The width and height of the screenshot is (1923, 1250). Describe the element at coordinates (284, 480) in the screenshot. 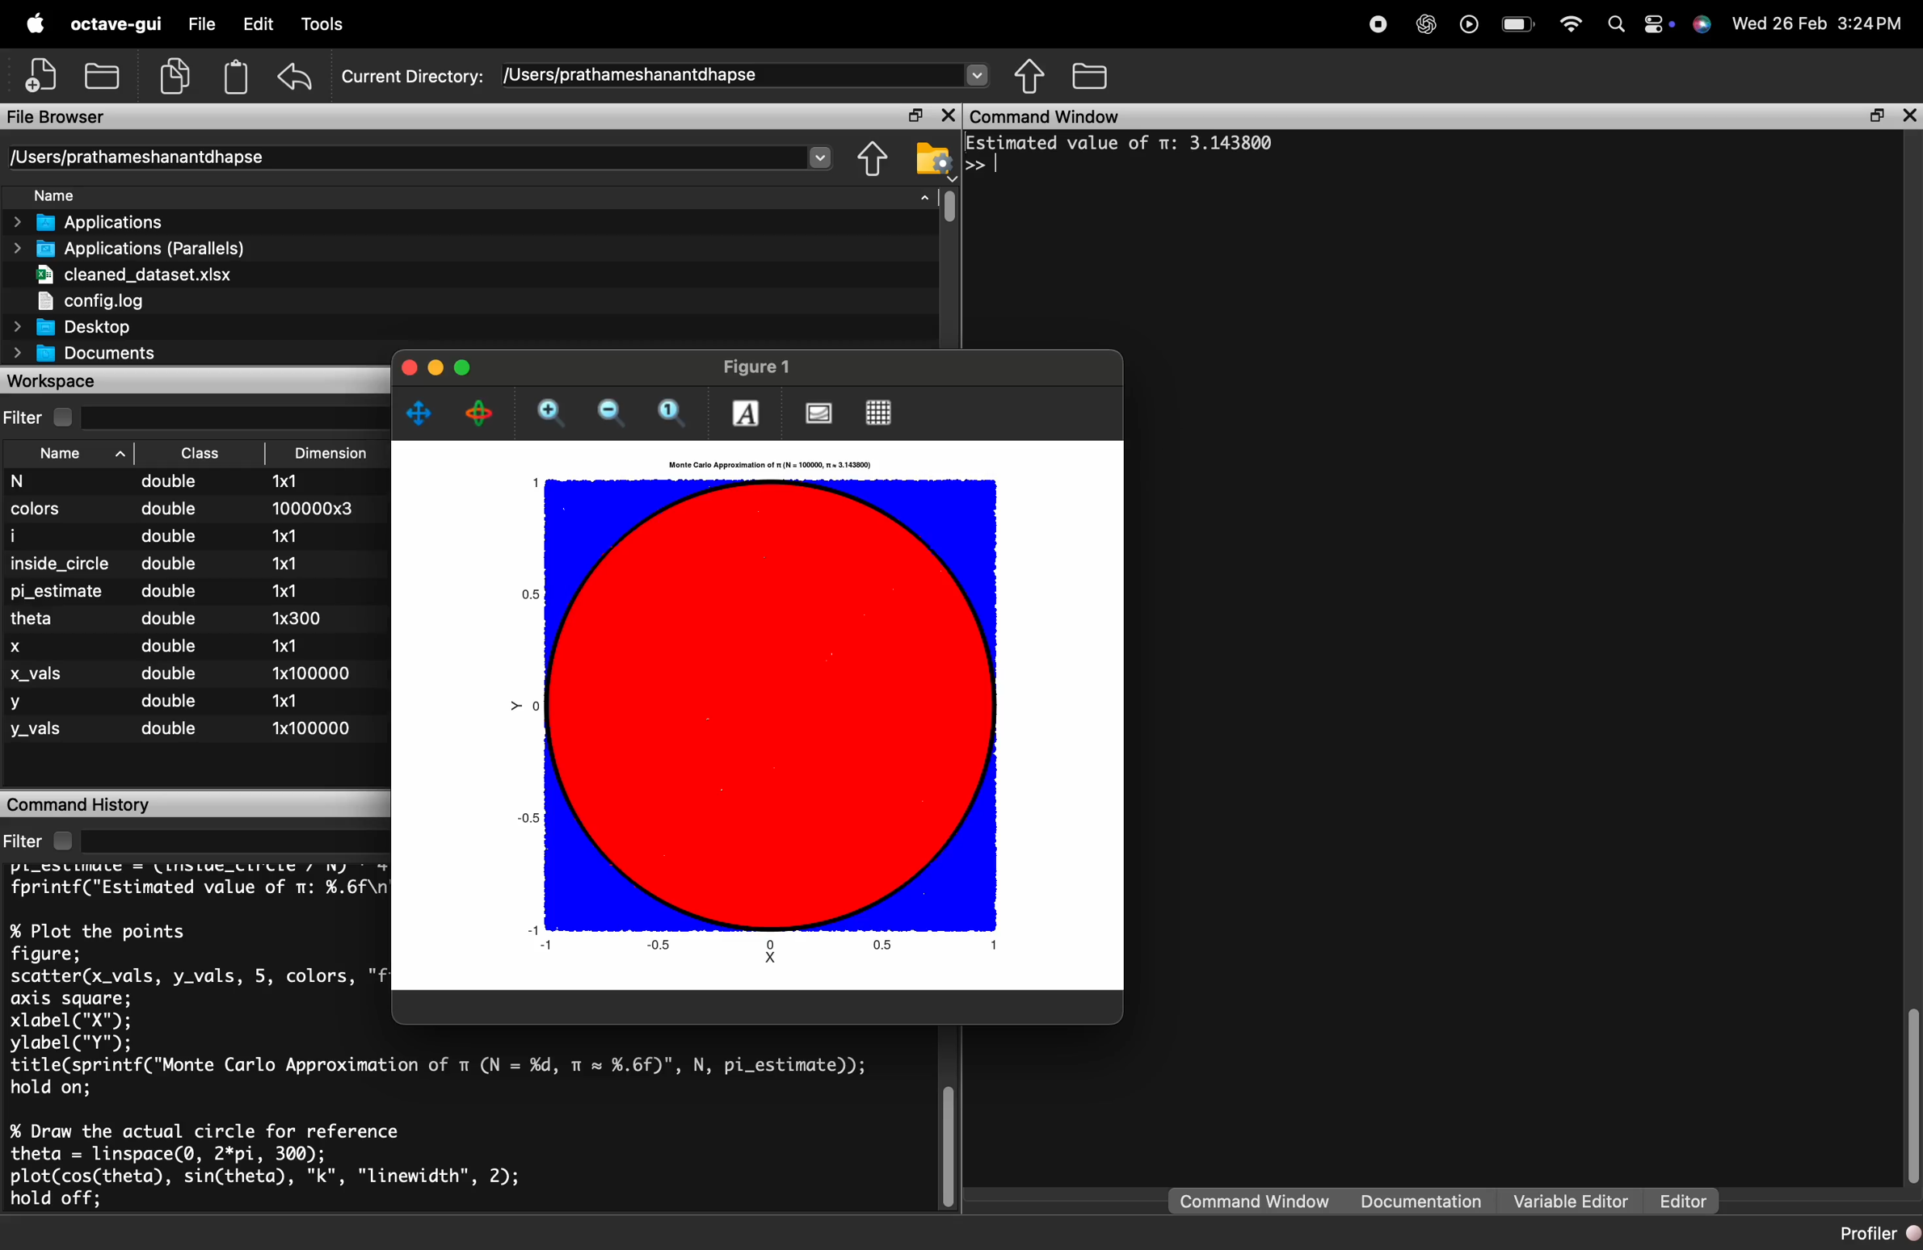

I see `1x1` at that location.